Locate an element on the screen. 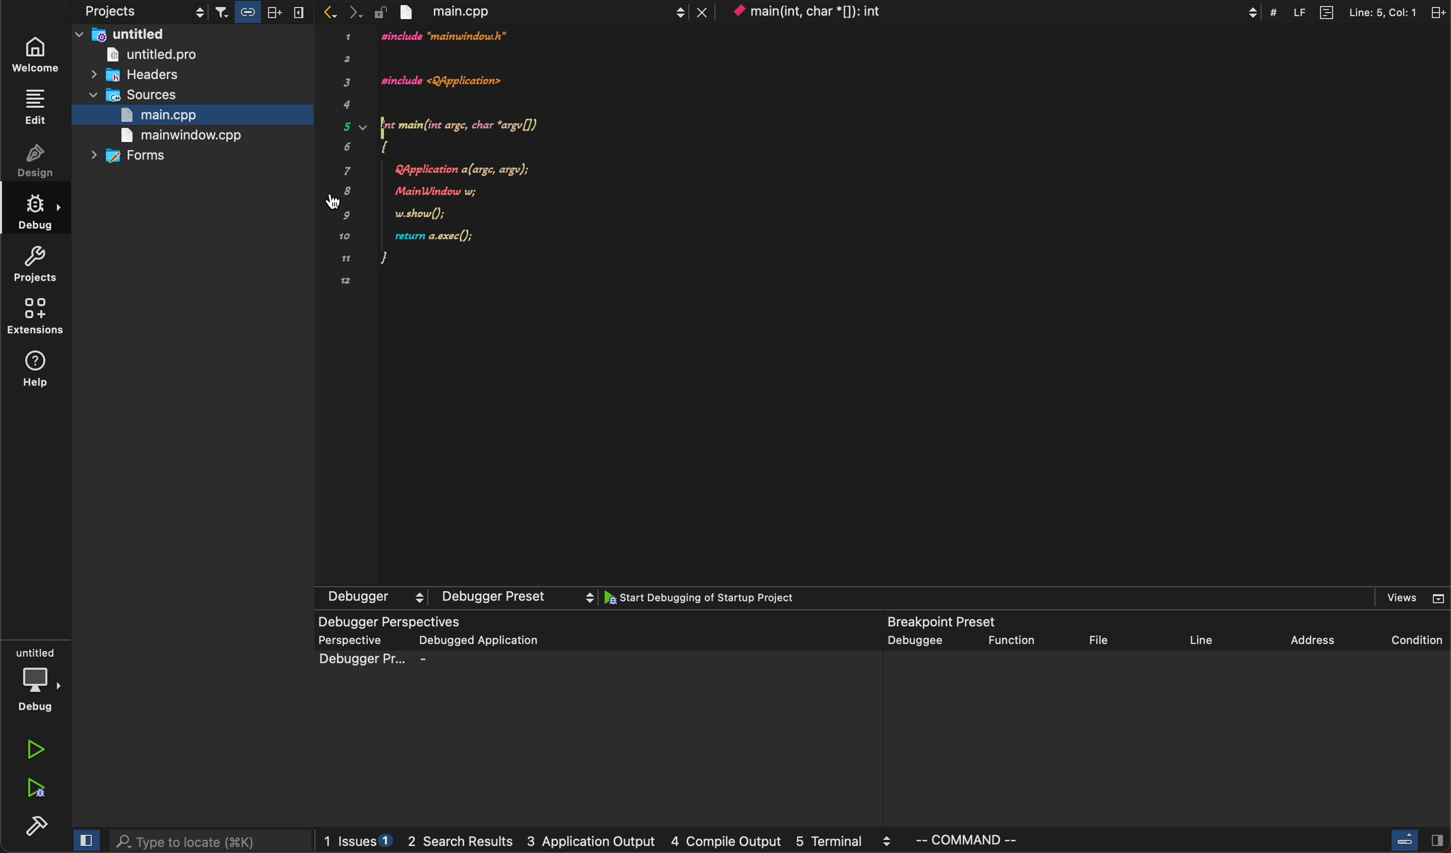  compile output is located at coordinates (728, 842).